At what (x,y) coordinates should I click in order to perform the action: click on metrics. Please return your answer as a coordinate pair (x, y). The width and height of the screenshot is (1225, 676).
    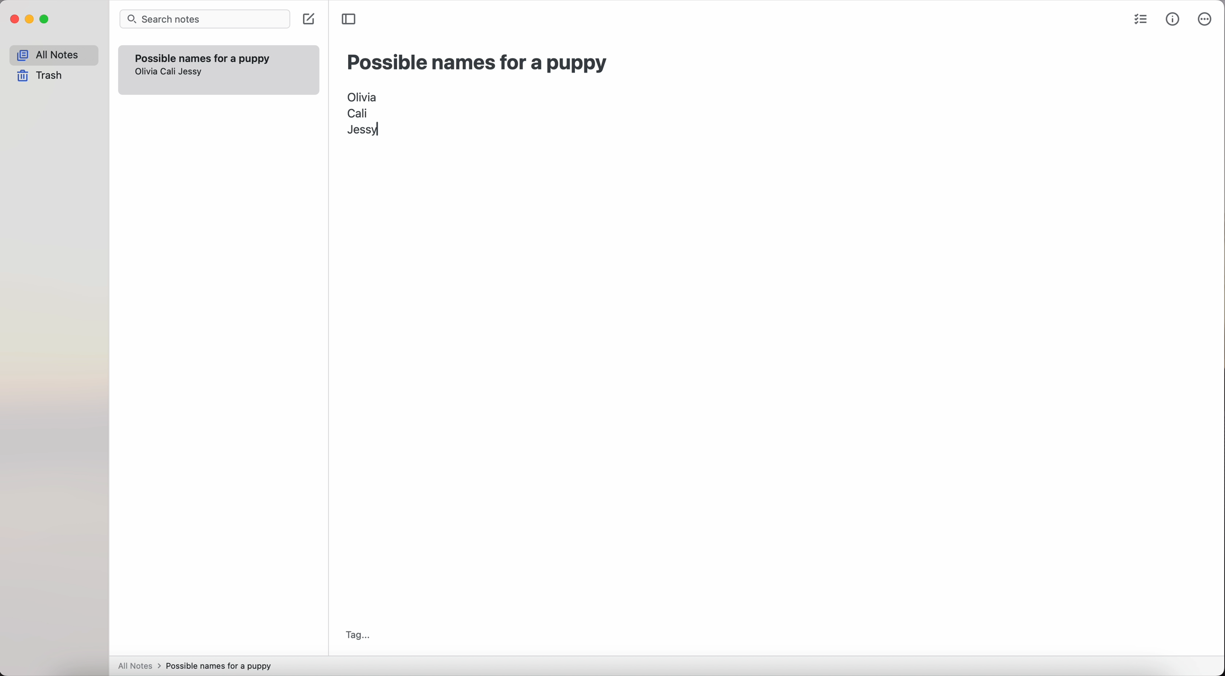
    Looking at the image, I should click on (1174, 19).